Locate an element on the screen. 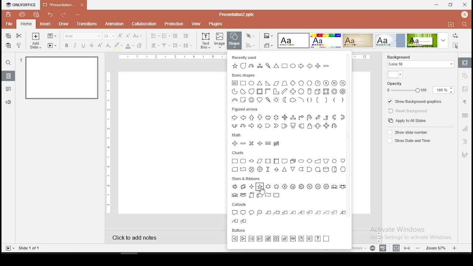  paragraph settings is located at coordinates (465, 102).